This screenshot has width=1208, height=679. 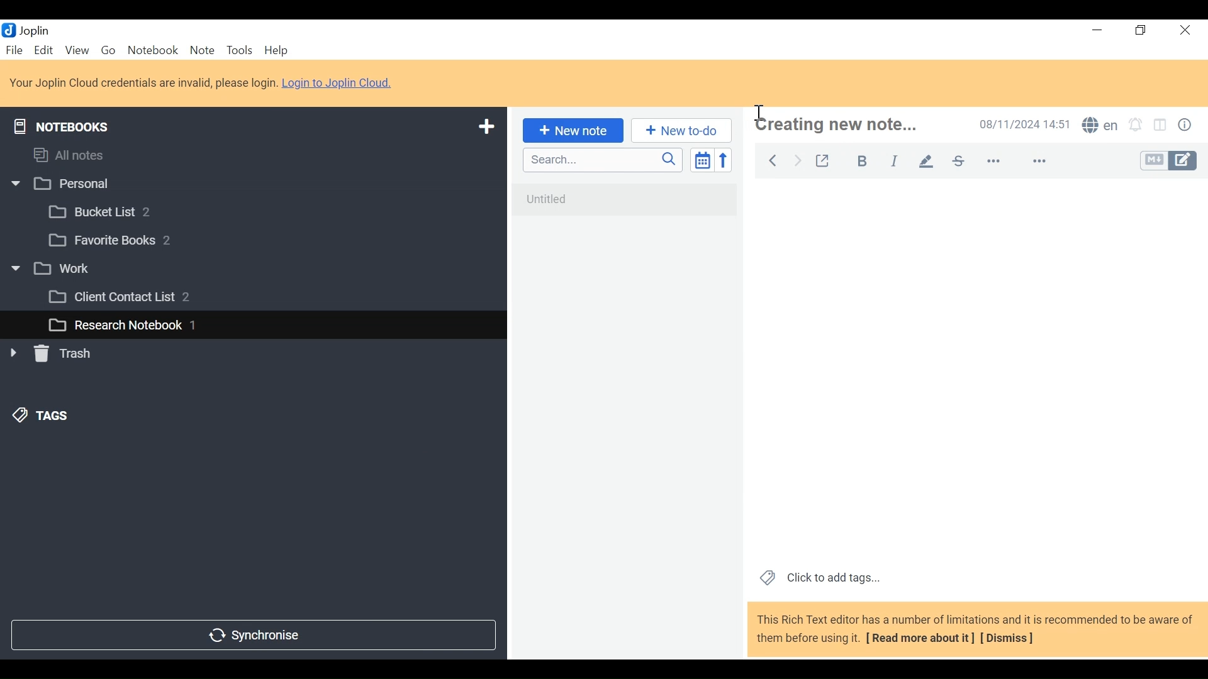 I want to click on Edit, so click(x=45, y=50).